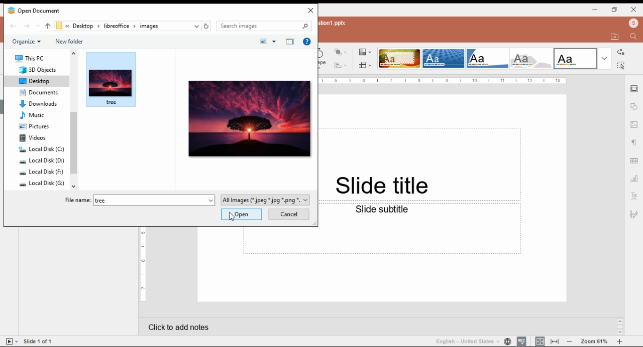  Describe the element at coordinates (307, 42) in the screenshot. I see `get help` at that location.